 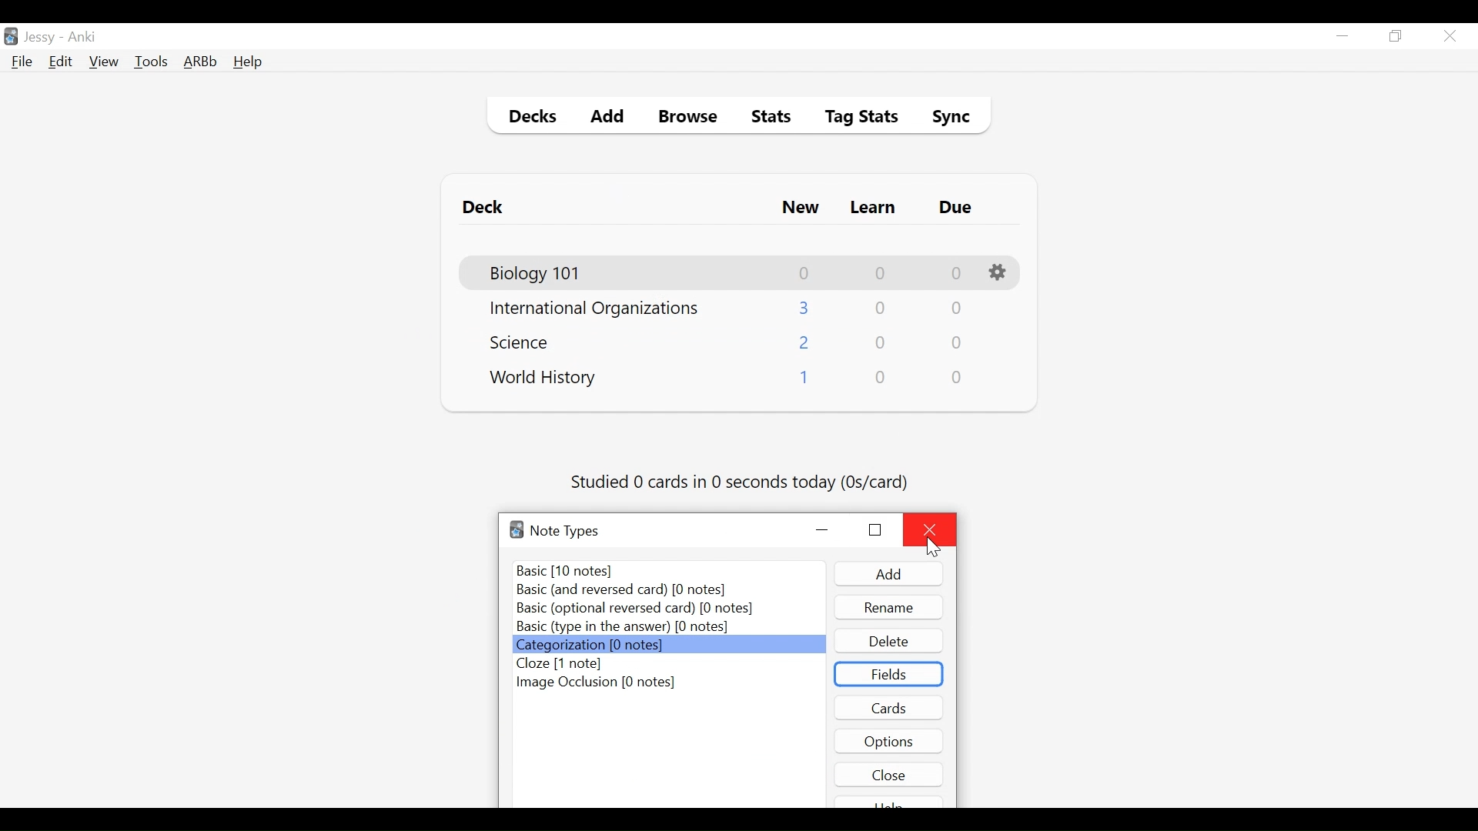 What do you see at coordinates (201, 62) in the screenshot?
I see `Advanced Review Button bar` at bounding box center [201, 62].